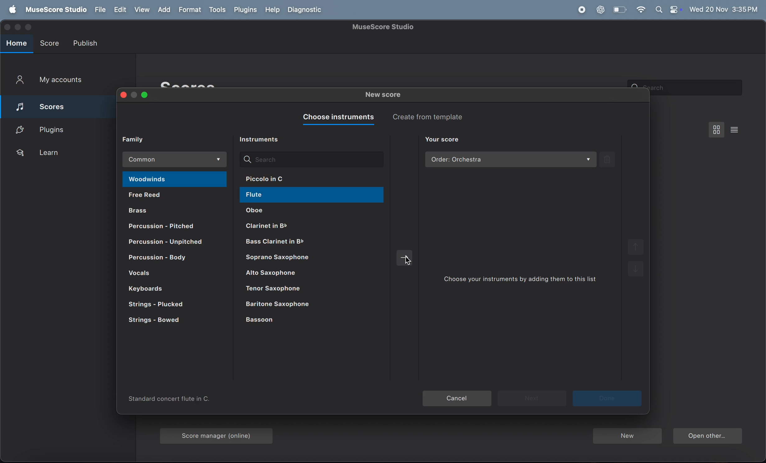 This screenshot has height=463, width=766. What do you see at coordinates (87, 43) in the screenshot?
I see `publish` at bounding box center [87, 43].